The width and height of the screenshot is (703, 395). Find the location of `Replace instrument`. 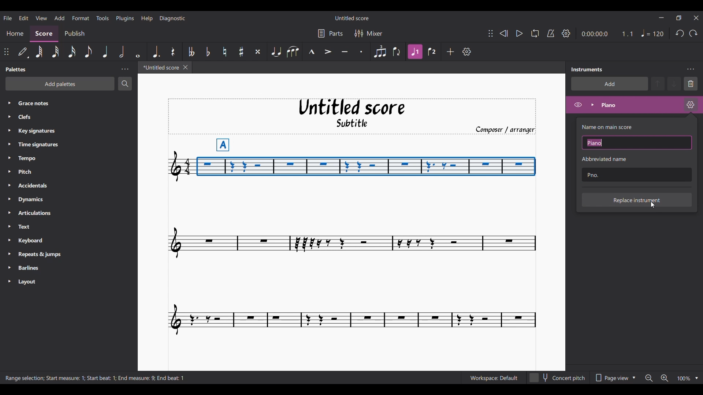

Replace instrument is located at coordinates (637, 200).